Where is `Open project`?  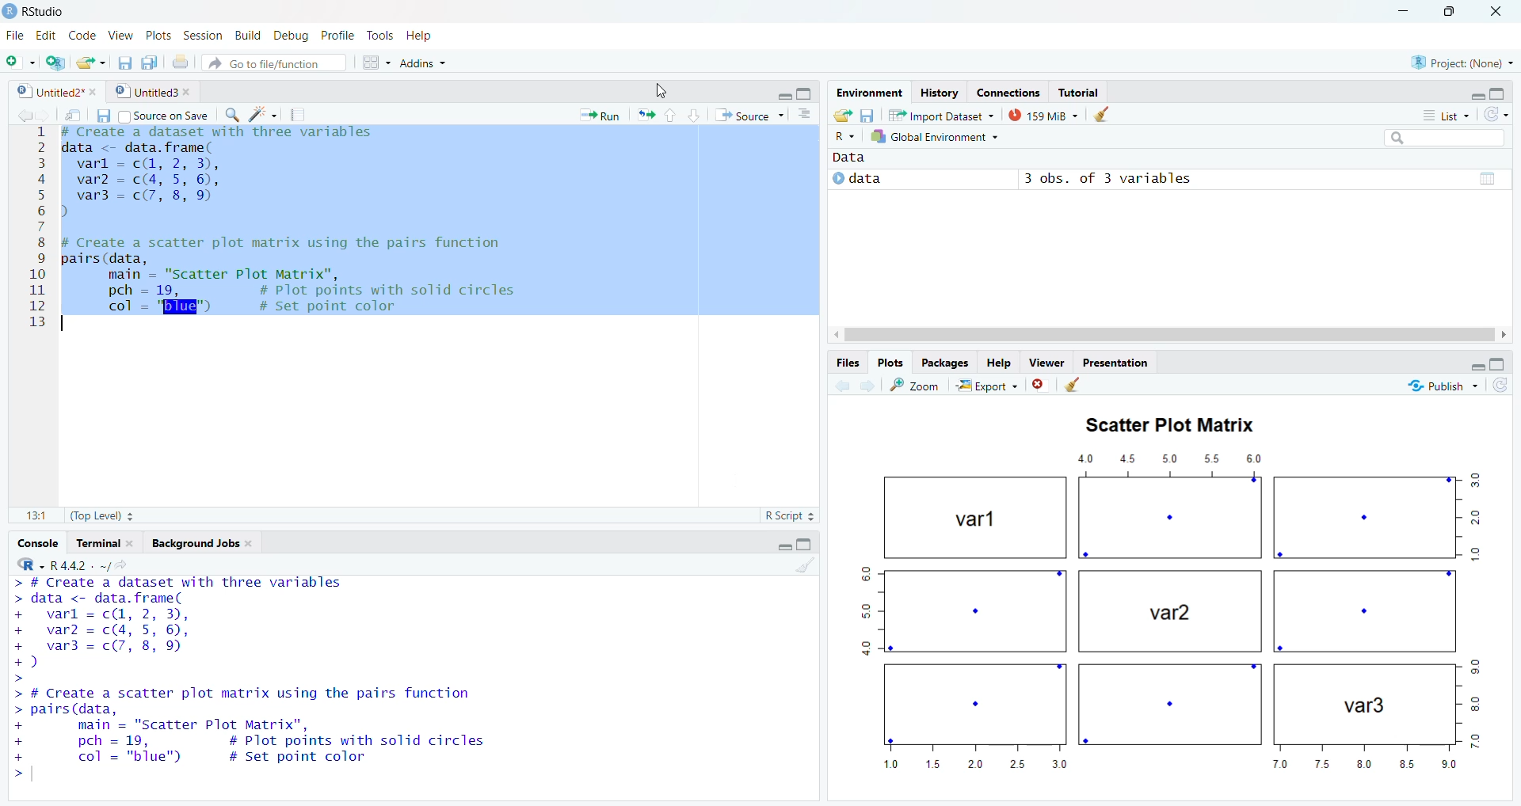 Open project is located at coordinates (91, 59).